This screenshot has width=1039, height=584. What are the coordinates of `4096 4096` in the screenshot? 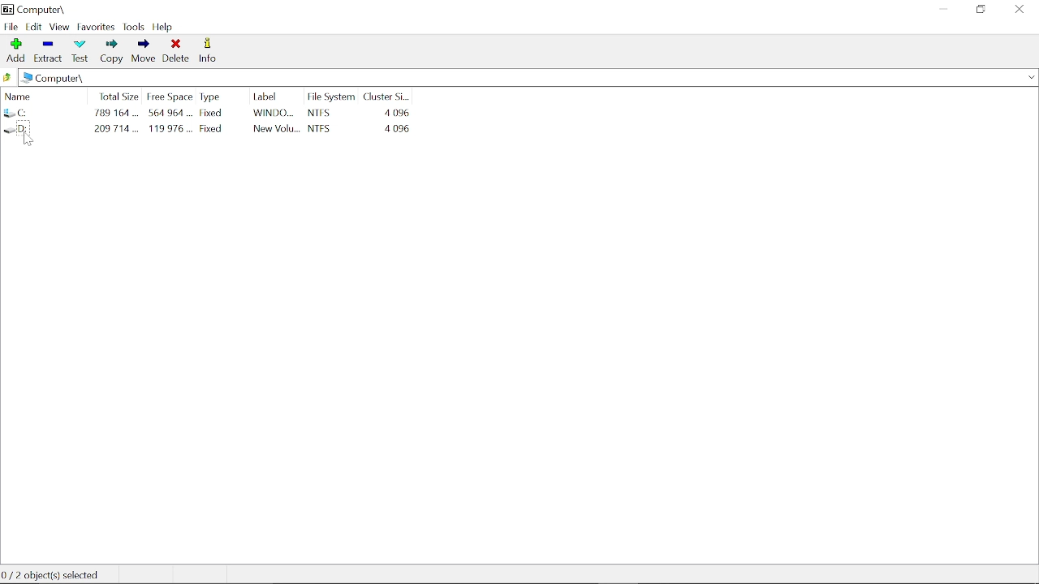 It's located at (395, 120).